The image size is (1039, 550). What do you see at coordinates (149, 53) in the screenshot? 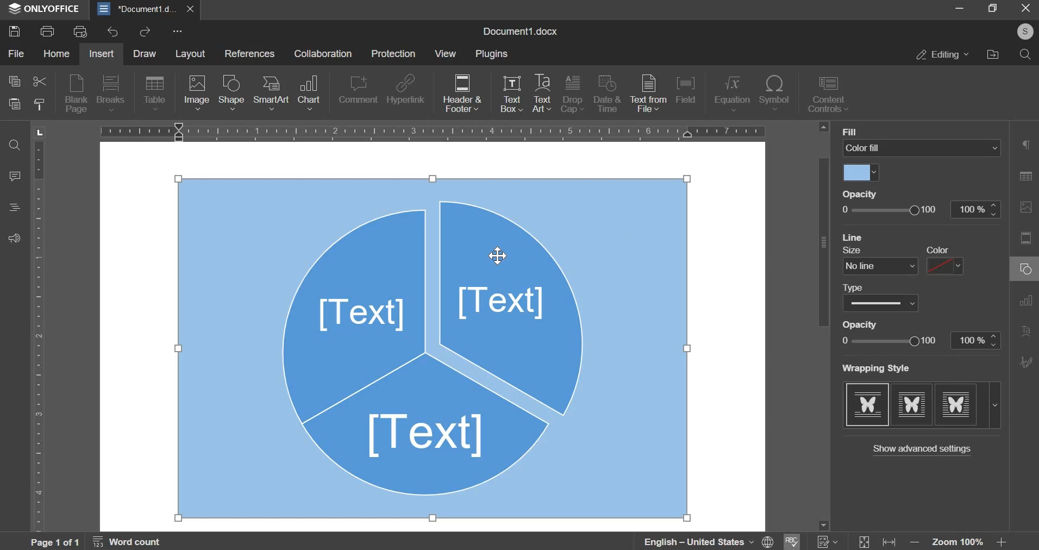
I see `draw` at bounding box center [149, 53].